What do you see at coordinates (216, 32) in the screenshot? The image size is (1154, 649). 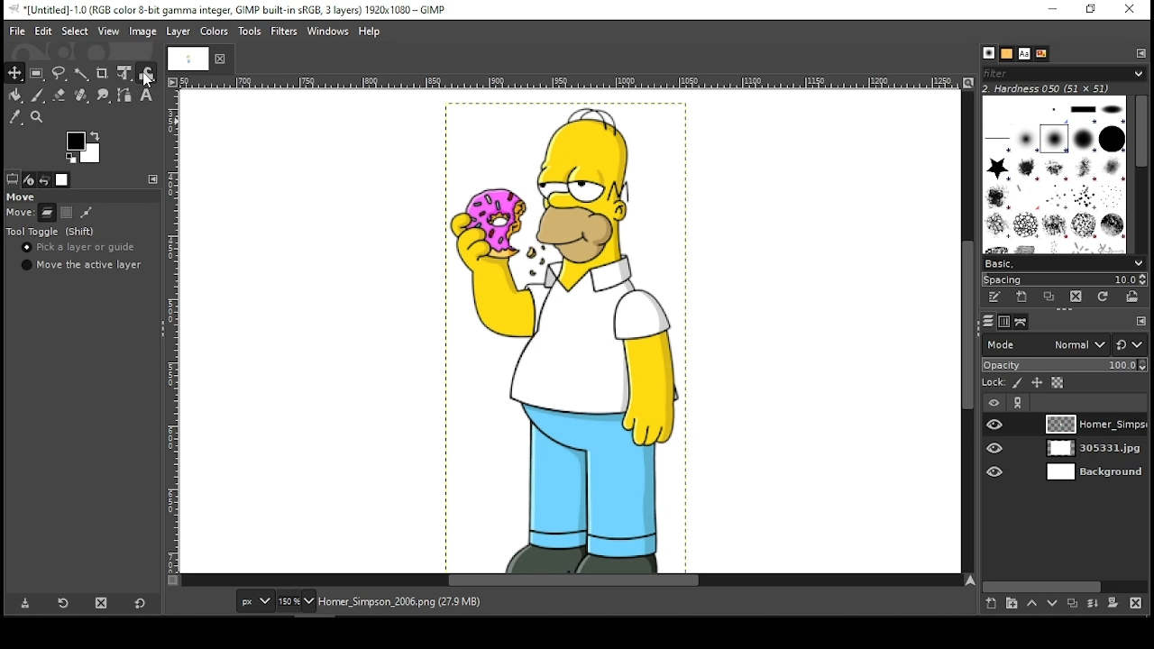 I see `colors` at bounding box center [216, 32].